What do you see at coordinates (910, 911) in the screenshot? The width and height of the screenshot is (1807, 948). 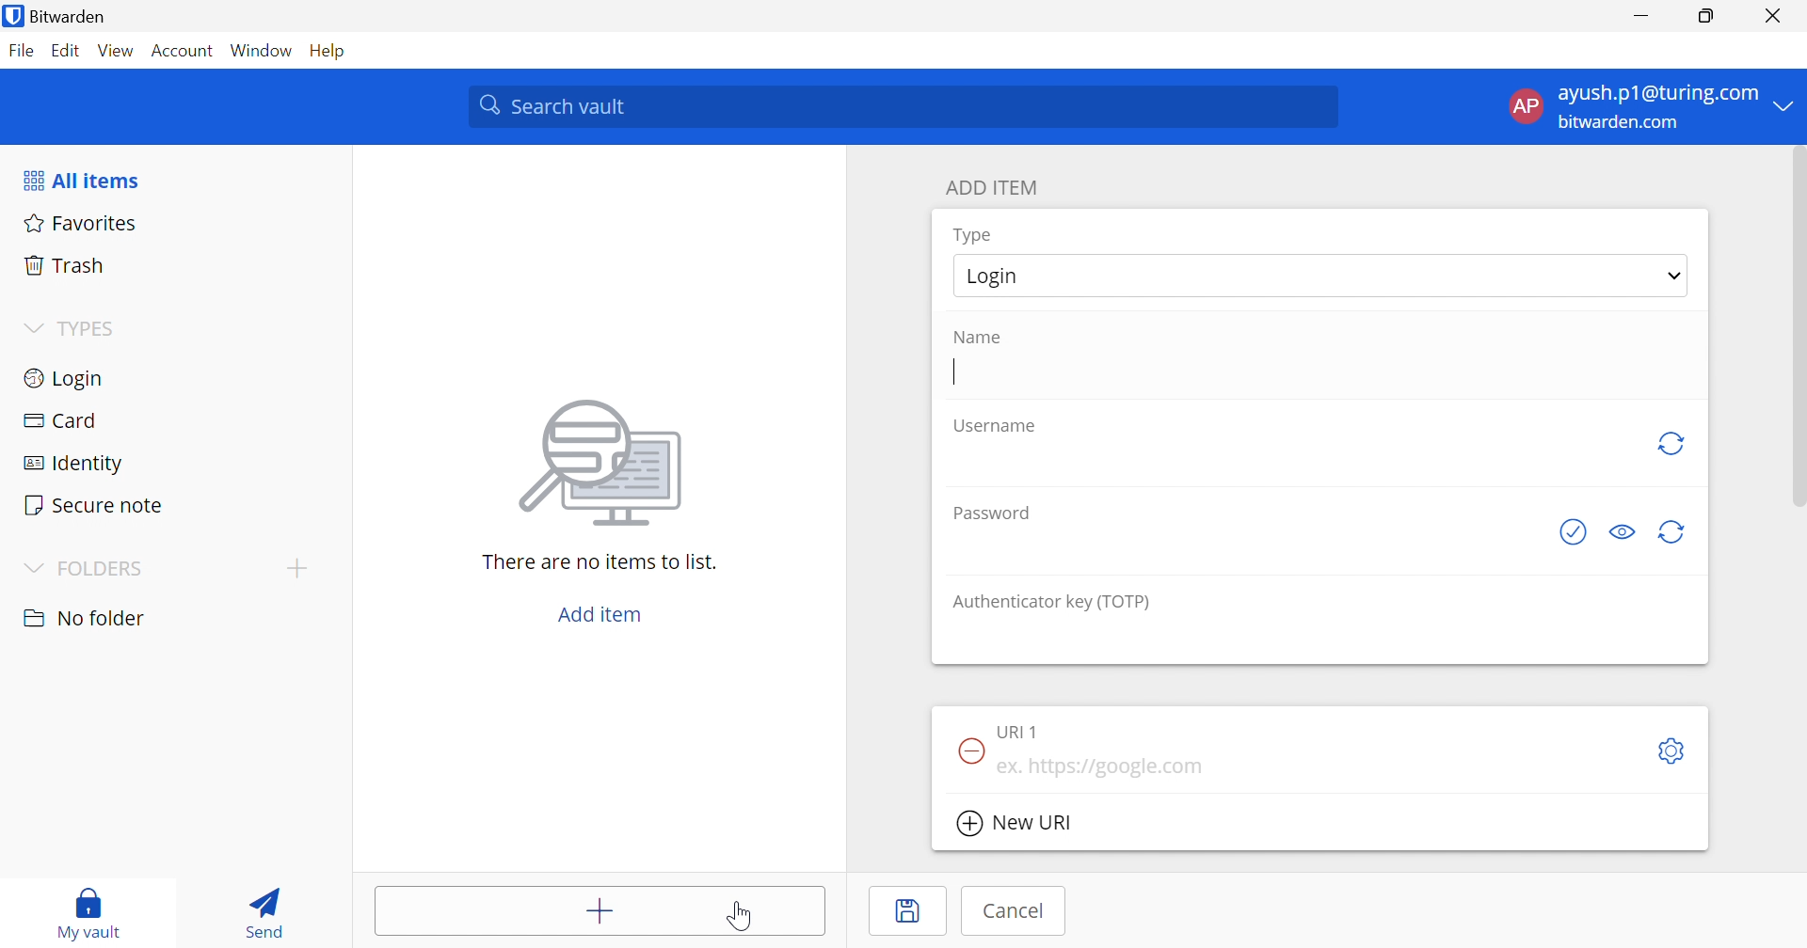 I see `Save` at bounding box center [910, 911].